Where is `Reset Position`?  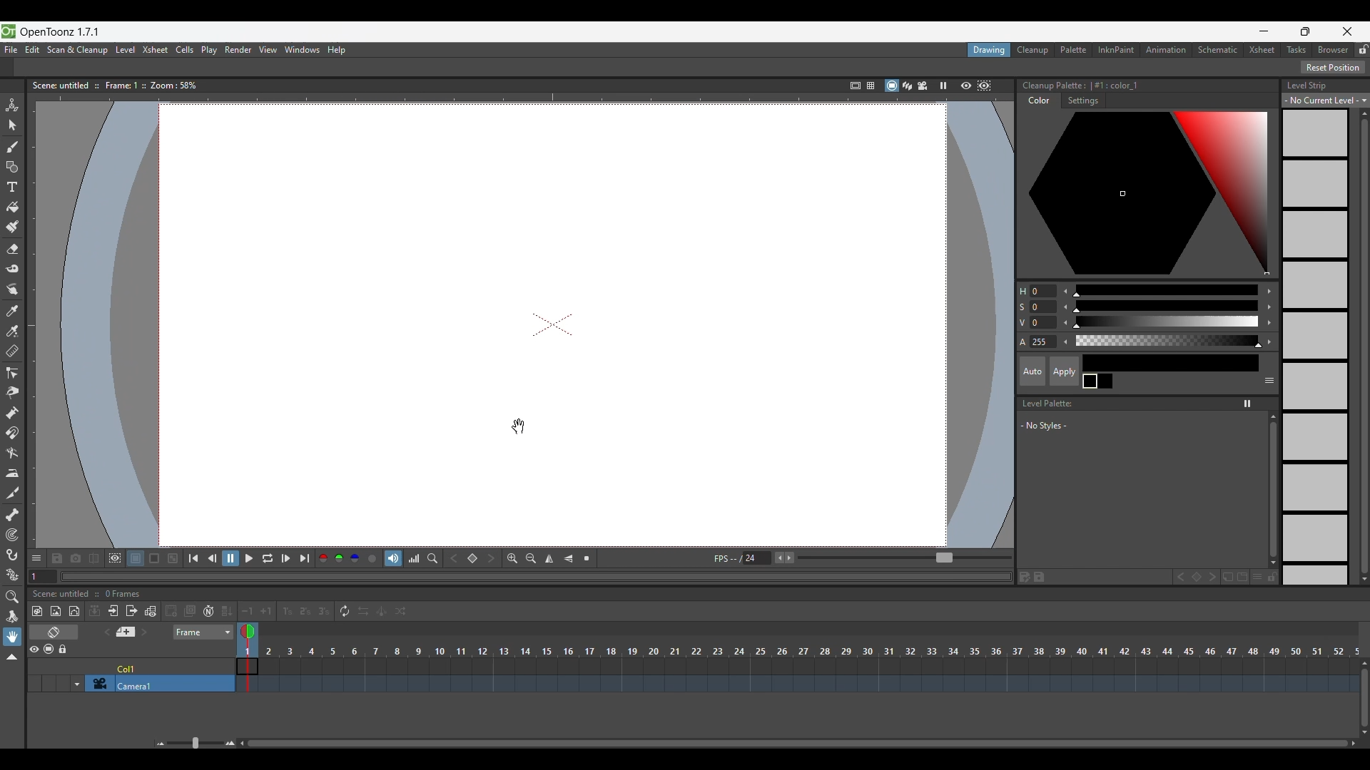 Reset Position is located at coordinates (1334, 68).